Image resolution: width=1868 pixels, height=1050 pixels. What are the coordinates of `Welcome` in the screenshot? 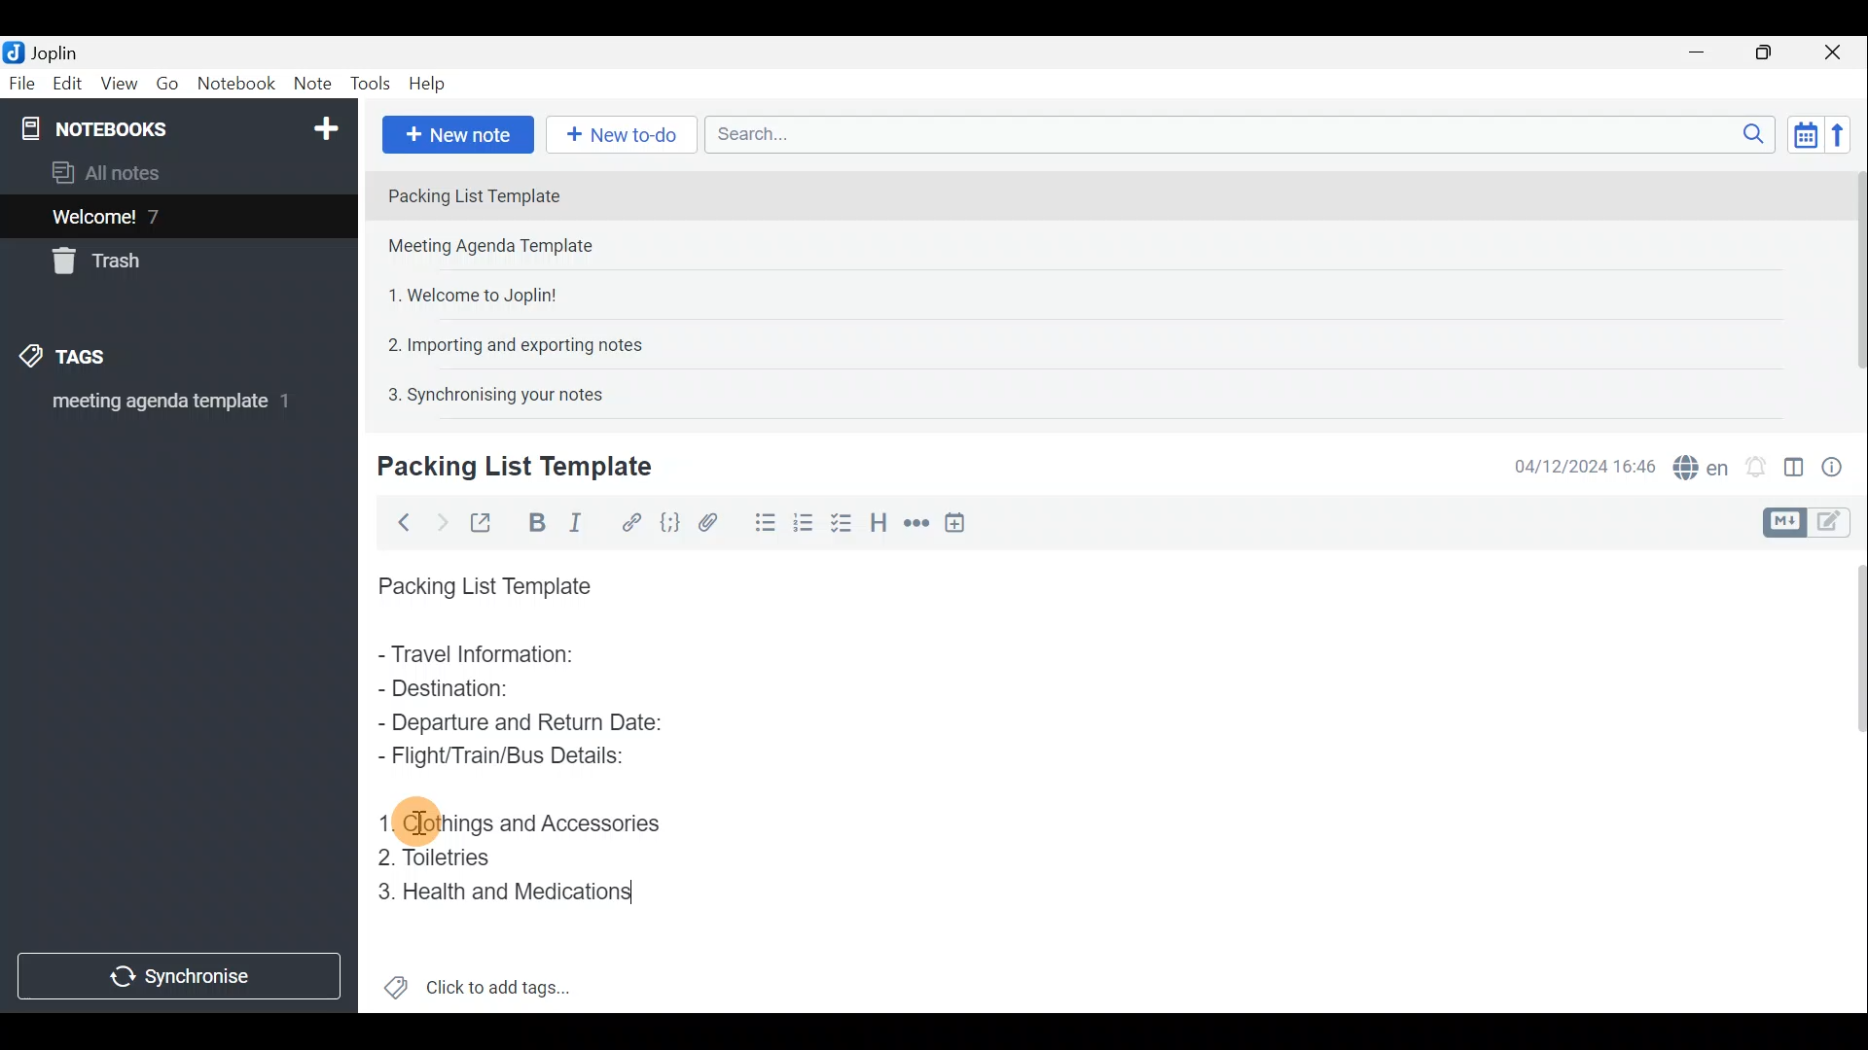 It's located at (149, 216).